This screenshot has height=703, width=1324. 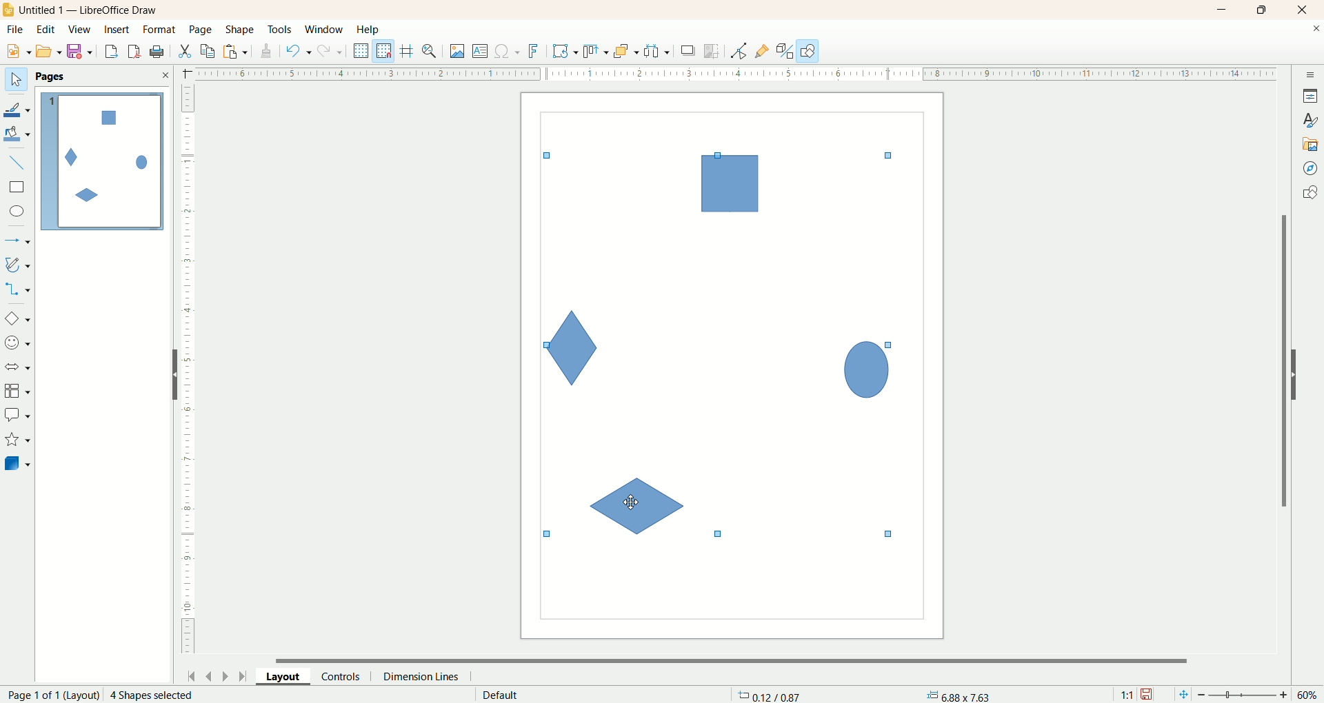 What do you see at coordinates (502, 695) in the screenshot?
I see `default` at bounding box center [502, 695].